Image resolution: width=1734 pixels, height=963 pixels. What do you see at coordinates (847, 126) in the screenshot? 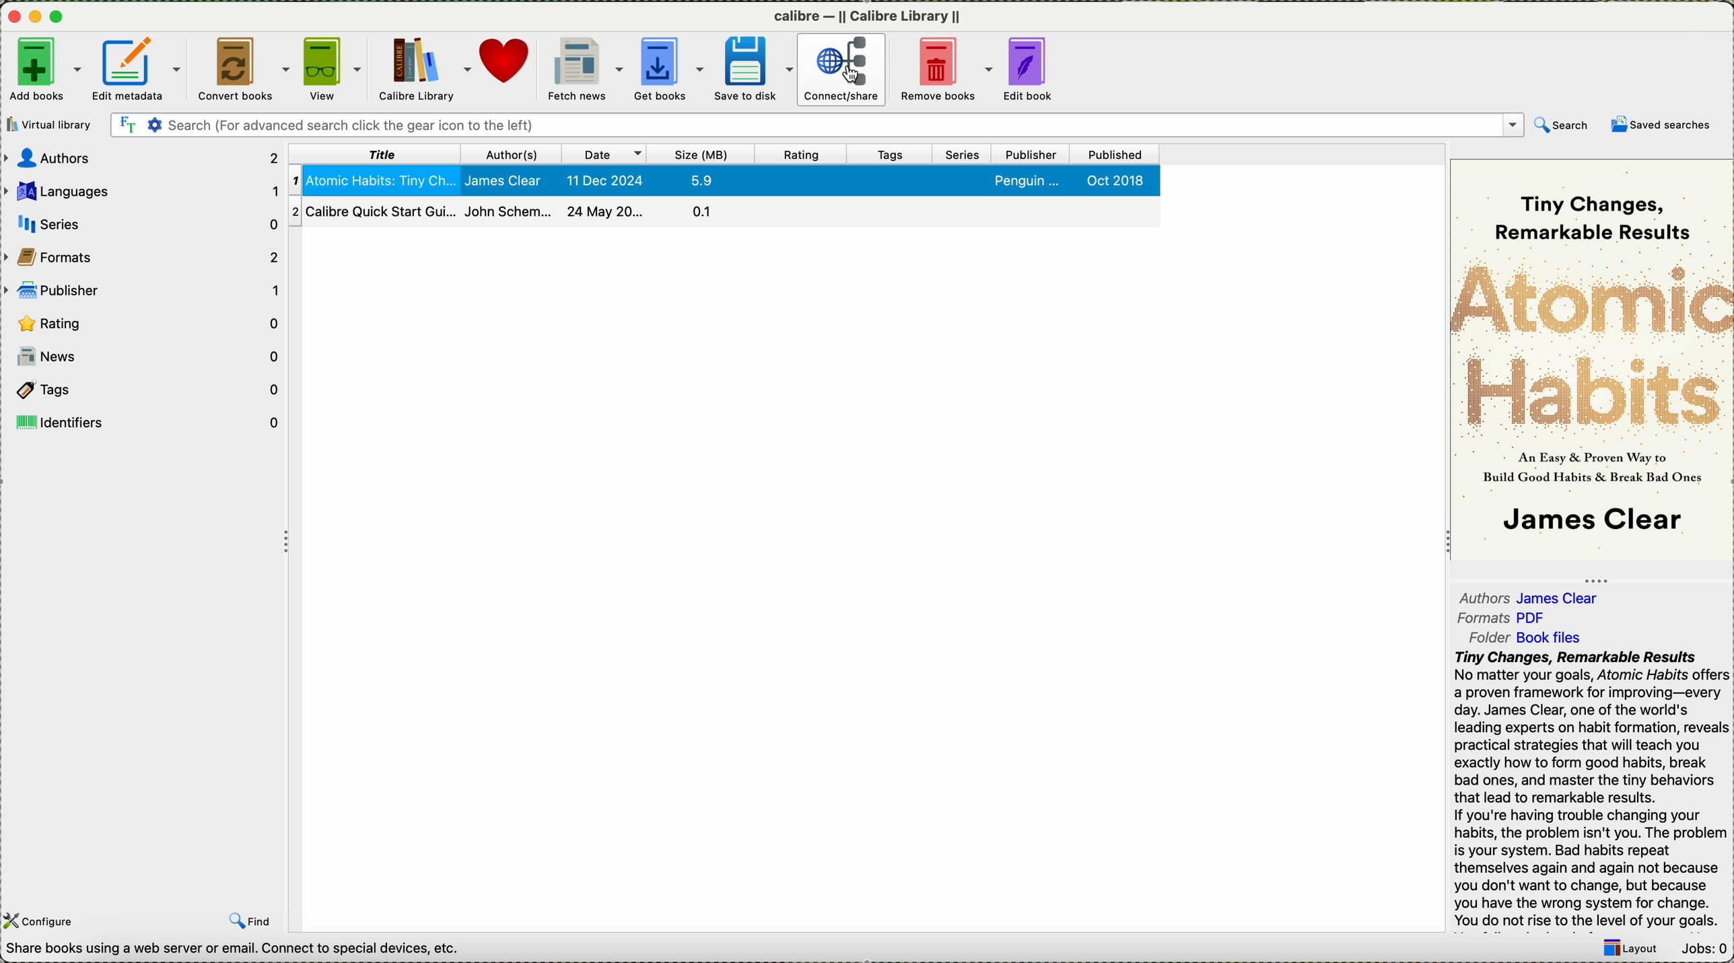
I see `search bar` at bounding box center [847, 126].